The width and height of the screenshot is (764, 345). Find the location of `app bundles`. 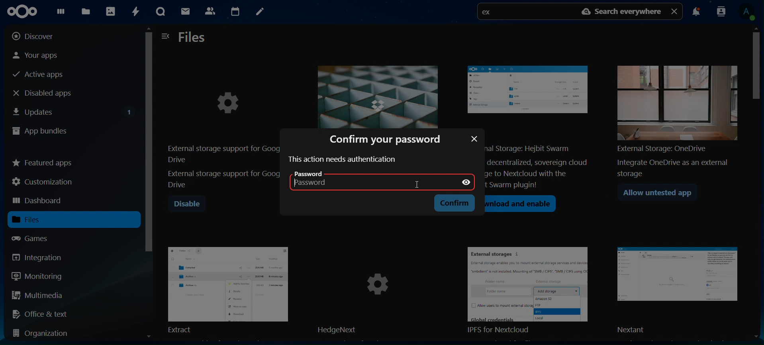

app bundles is located at coordinates (40, 132).